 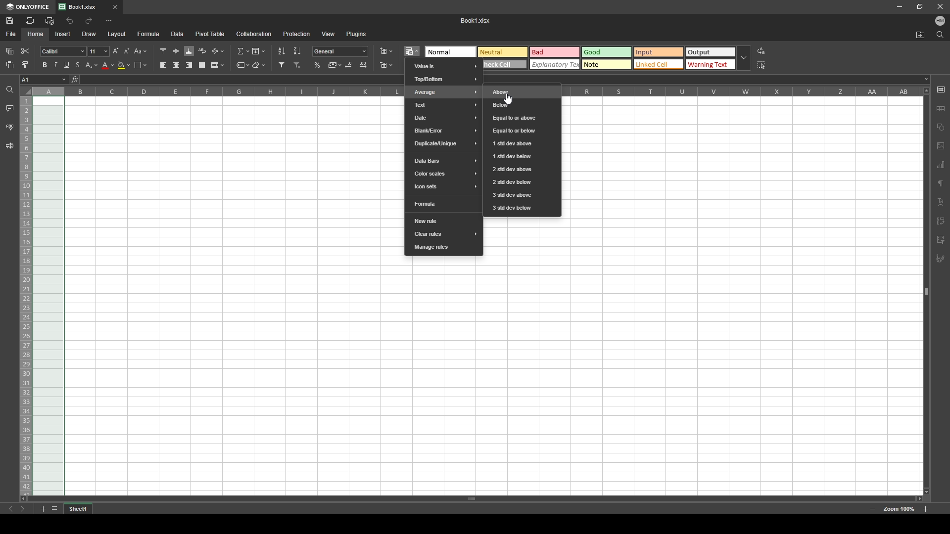 I want to click on comma style, so click(x=335, y=65).